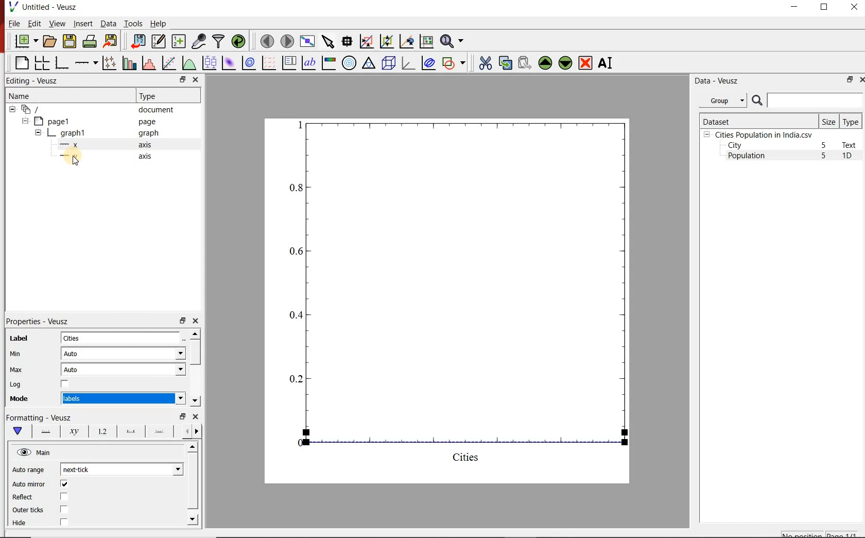  What do you see at coordinates (45, 433) in the screenshot?
I see `Axis line` at bounding box center [45, 433].